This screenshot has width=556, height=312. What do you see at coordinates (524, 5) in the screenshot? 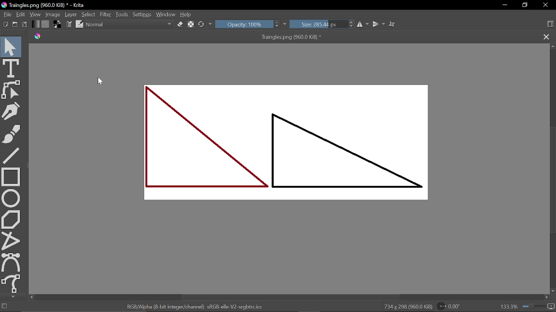
I see `Restore down` at bounding box center [524, 5].